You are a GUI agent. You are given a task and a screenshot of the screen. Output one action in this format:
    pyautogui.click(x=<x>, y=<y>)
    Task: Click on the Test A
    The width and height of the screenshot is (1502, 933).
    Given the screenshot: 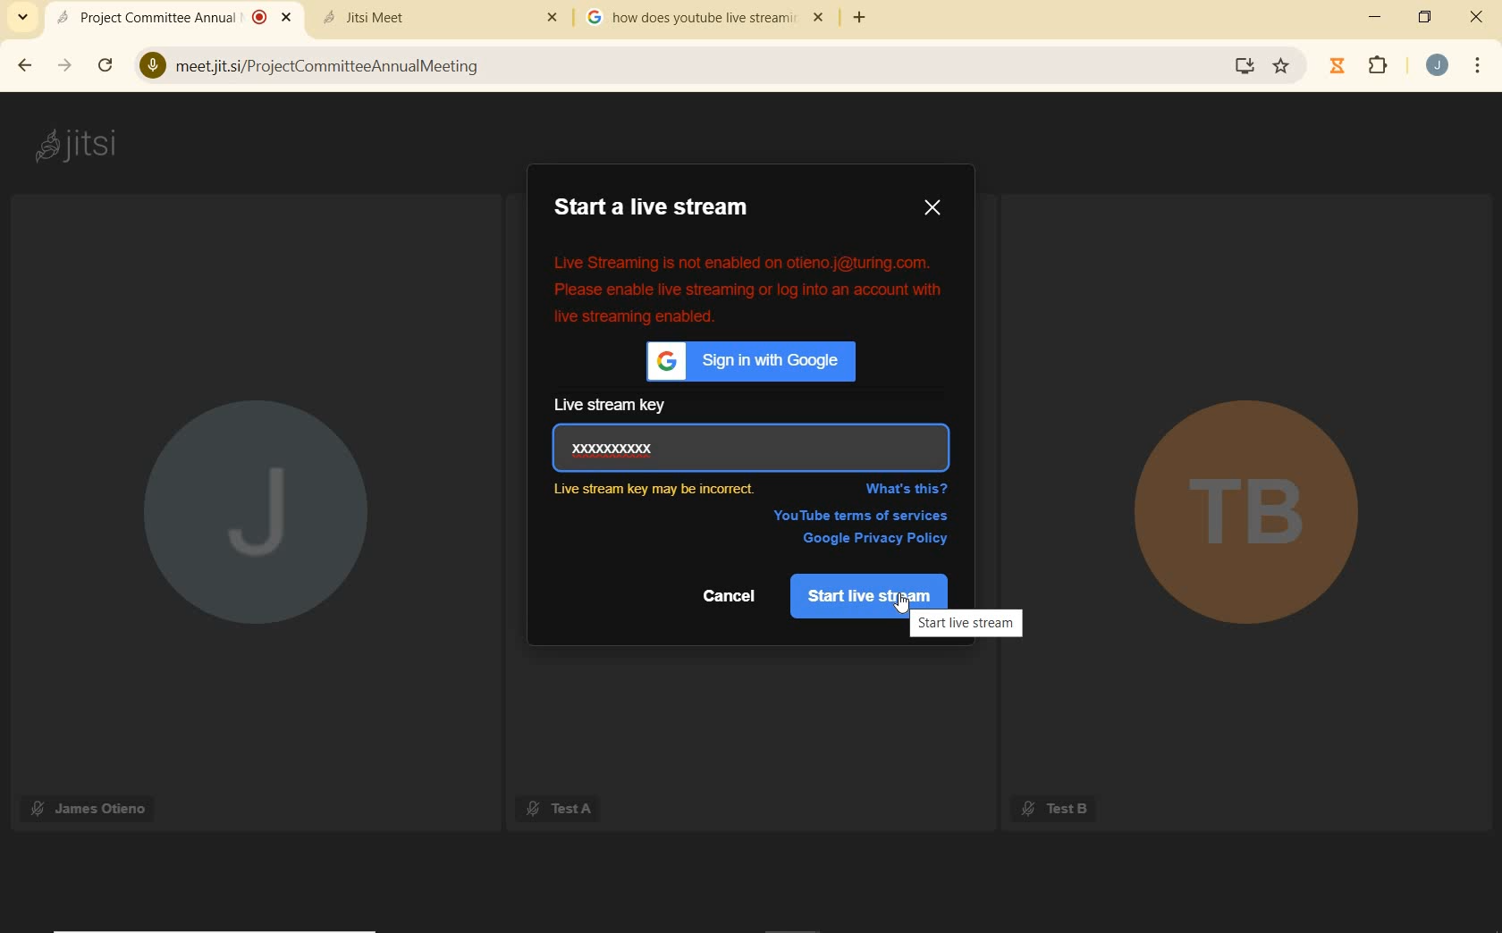 What is the action you would take?
    pyautogui.click(x=560, y=808)
    